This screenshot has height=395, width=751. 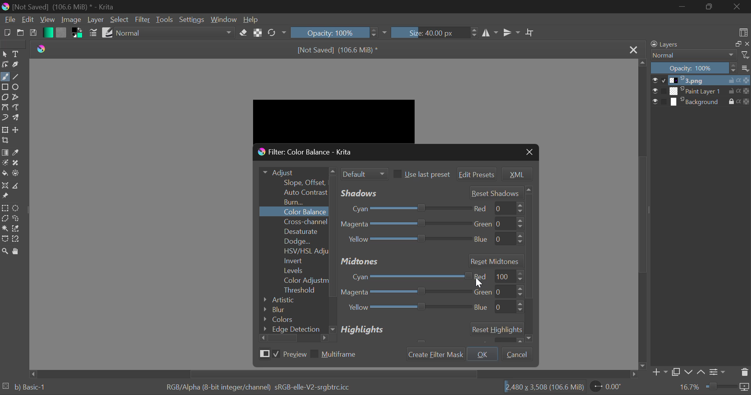 What do you see at coordinates (192, 20) in the screenshot?
I see `Settings` at bounding box center [192, 20].